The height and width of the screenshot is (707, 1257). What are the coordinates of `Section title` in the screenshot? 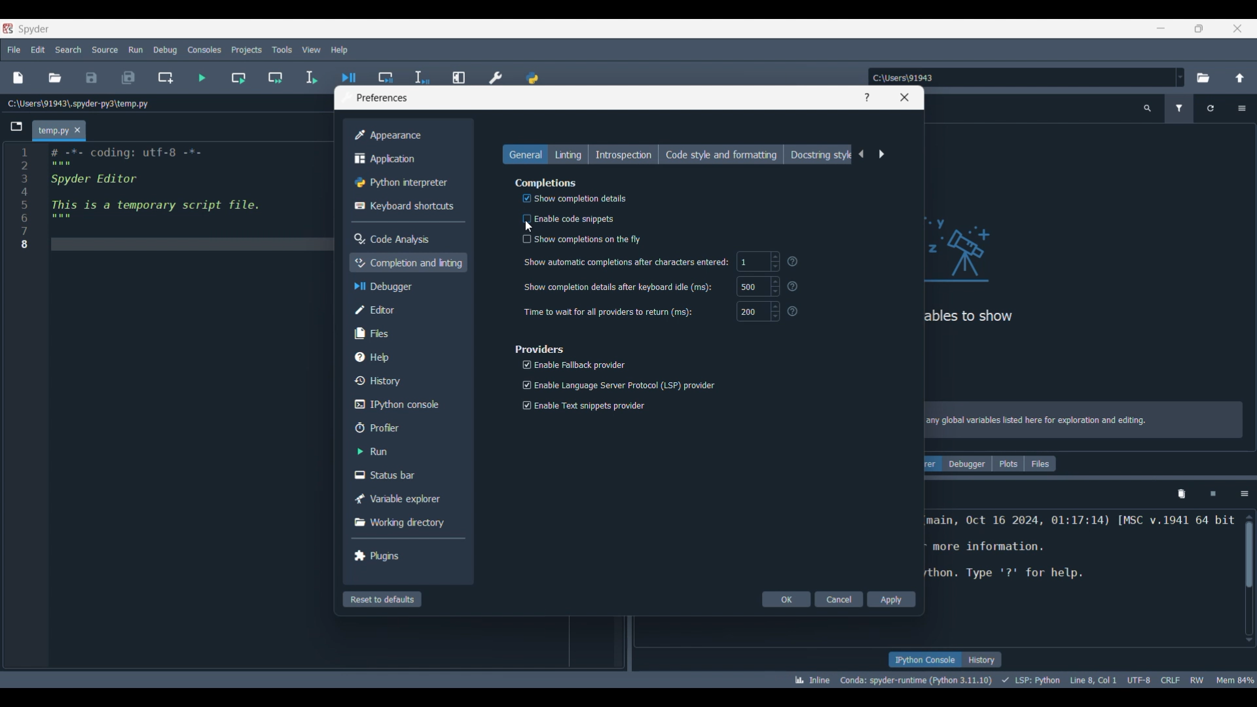 It's located at (547, 183).